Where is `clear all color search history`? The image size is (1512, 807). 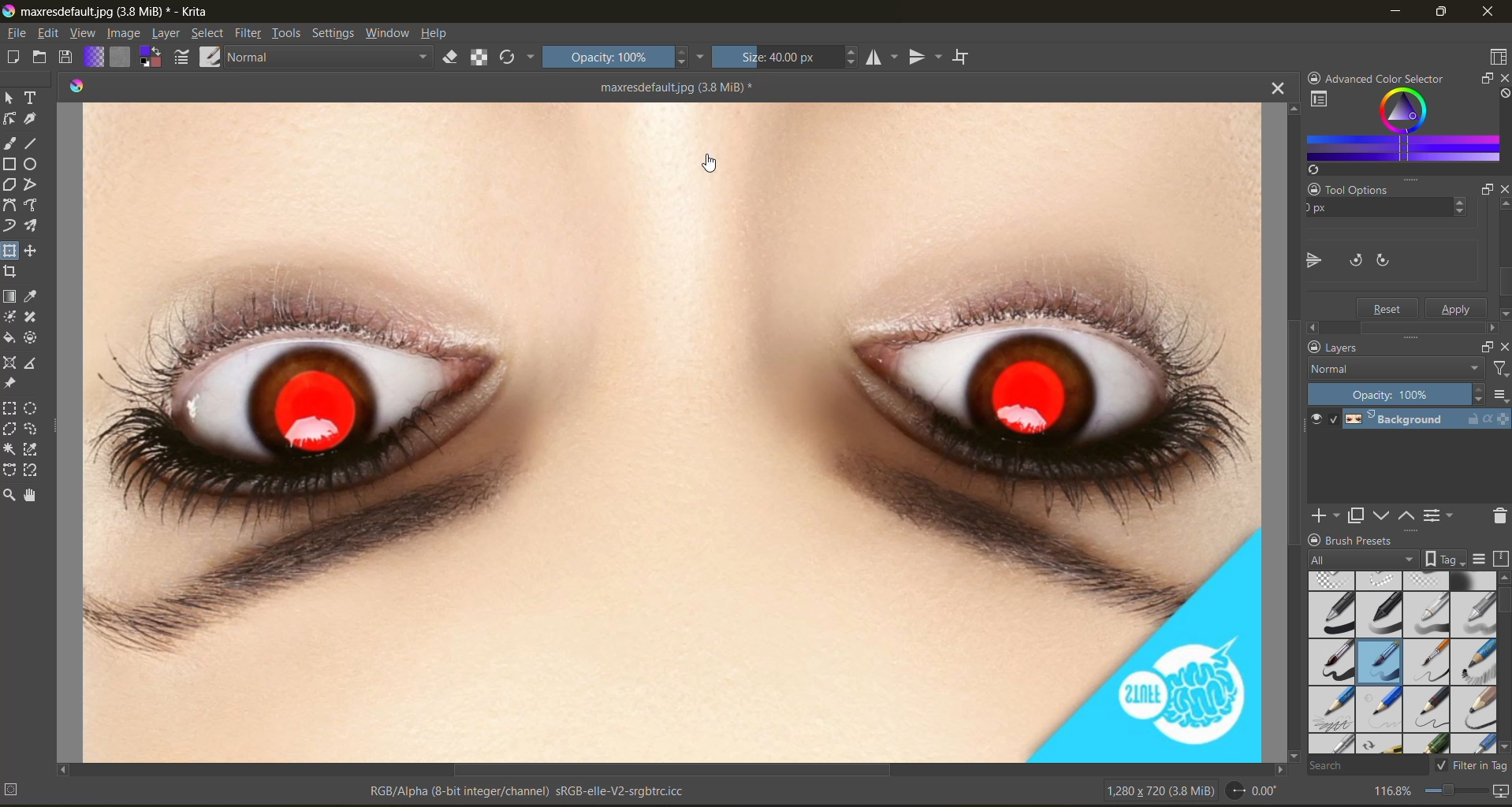
clear all color search history is located at coordinates (1503, 94).